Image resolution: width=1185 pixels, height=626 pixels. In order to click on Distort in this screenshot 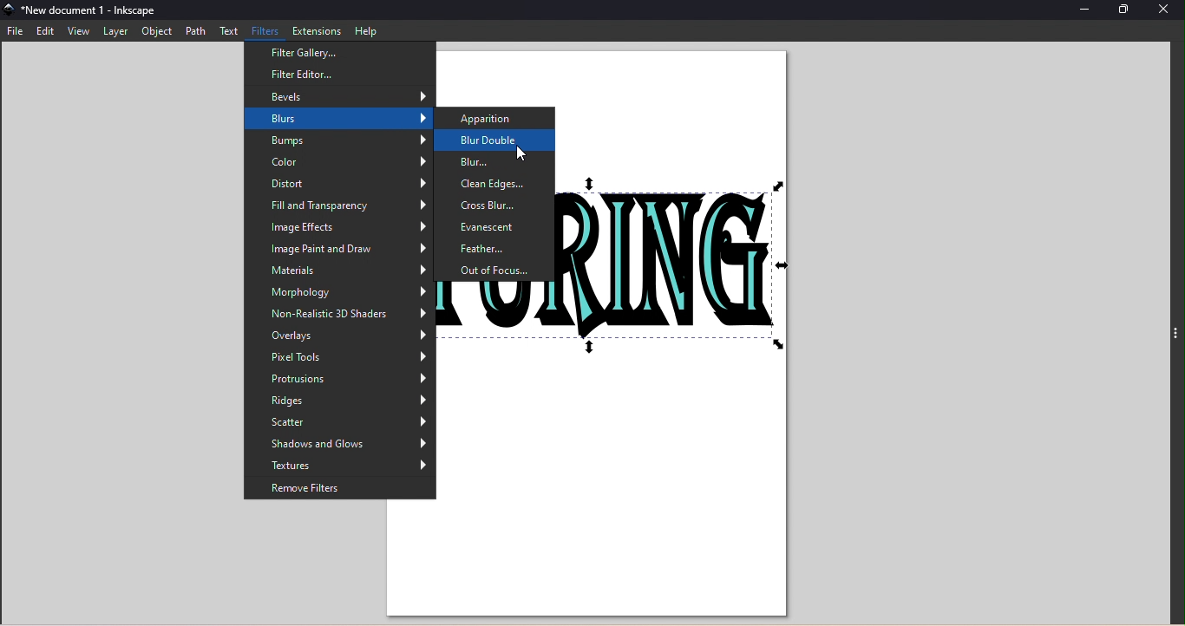, I will do `click(339, 184)`.